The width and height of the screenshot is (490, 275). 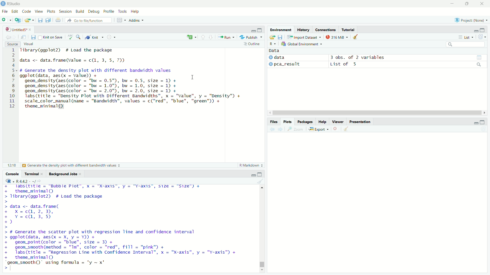 I want to click on vertical scroll bar, so click(x=262, y=228).